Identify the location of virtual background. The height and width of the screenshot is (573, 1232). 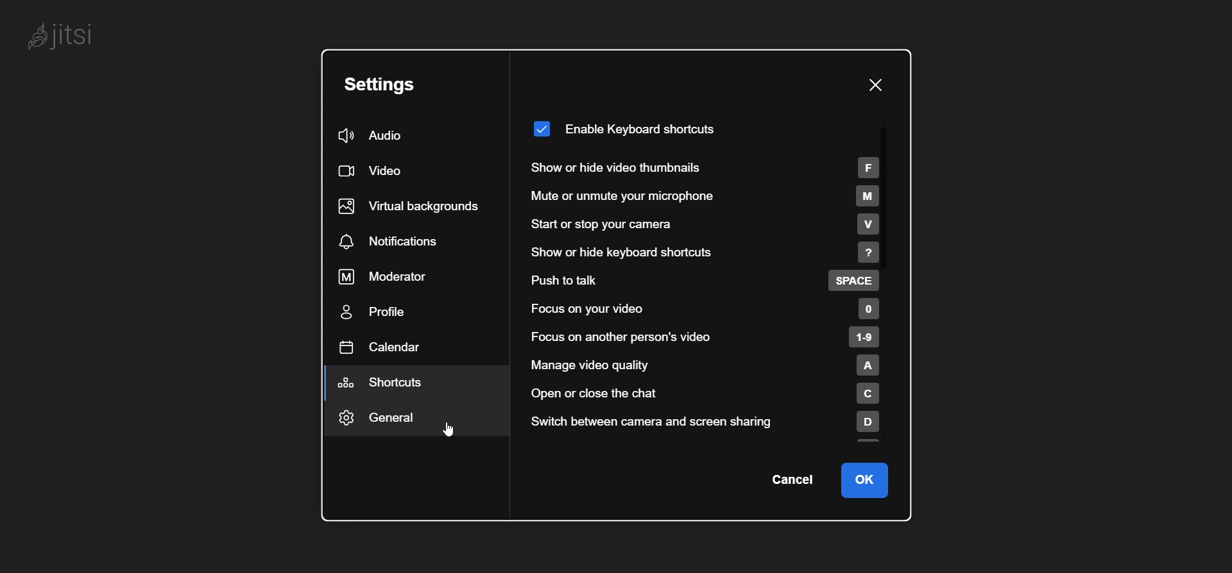
(411, 204).